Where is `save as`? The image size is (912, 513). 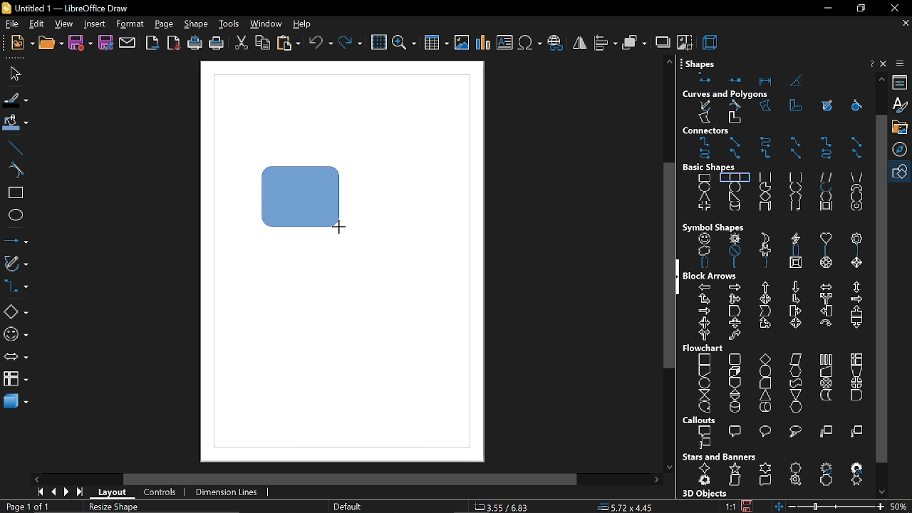 save as is located at coordinates (106, 43).